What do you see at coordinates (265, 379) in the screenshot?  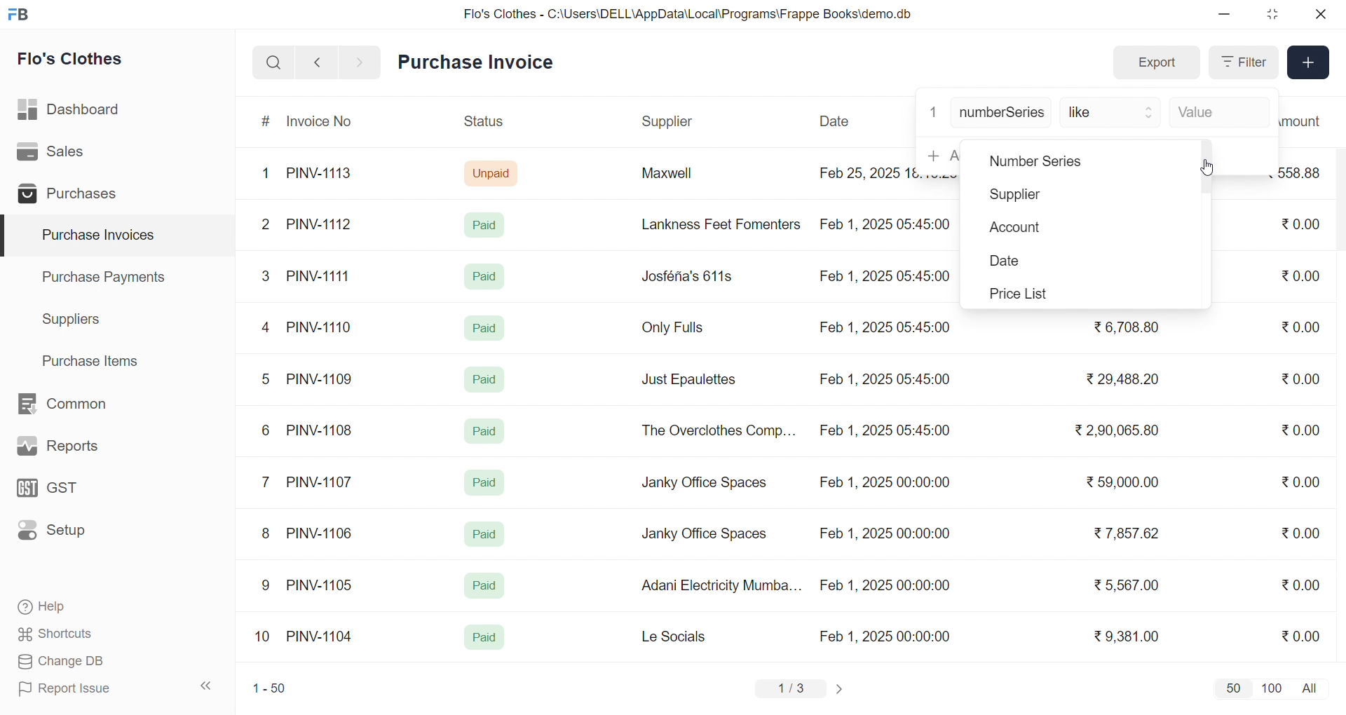 I see `5` at bounding box center [265, 379].